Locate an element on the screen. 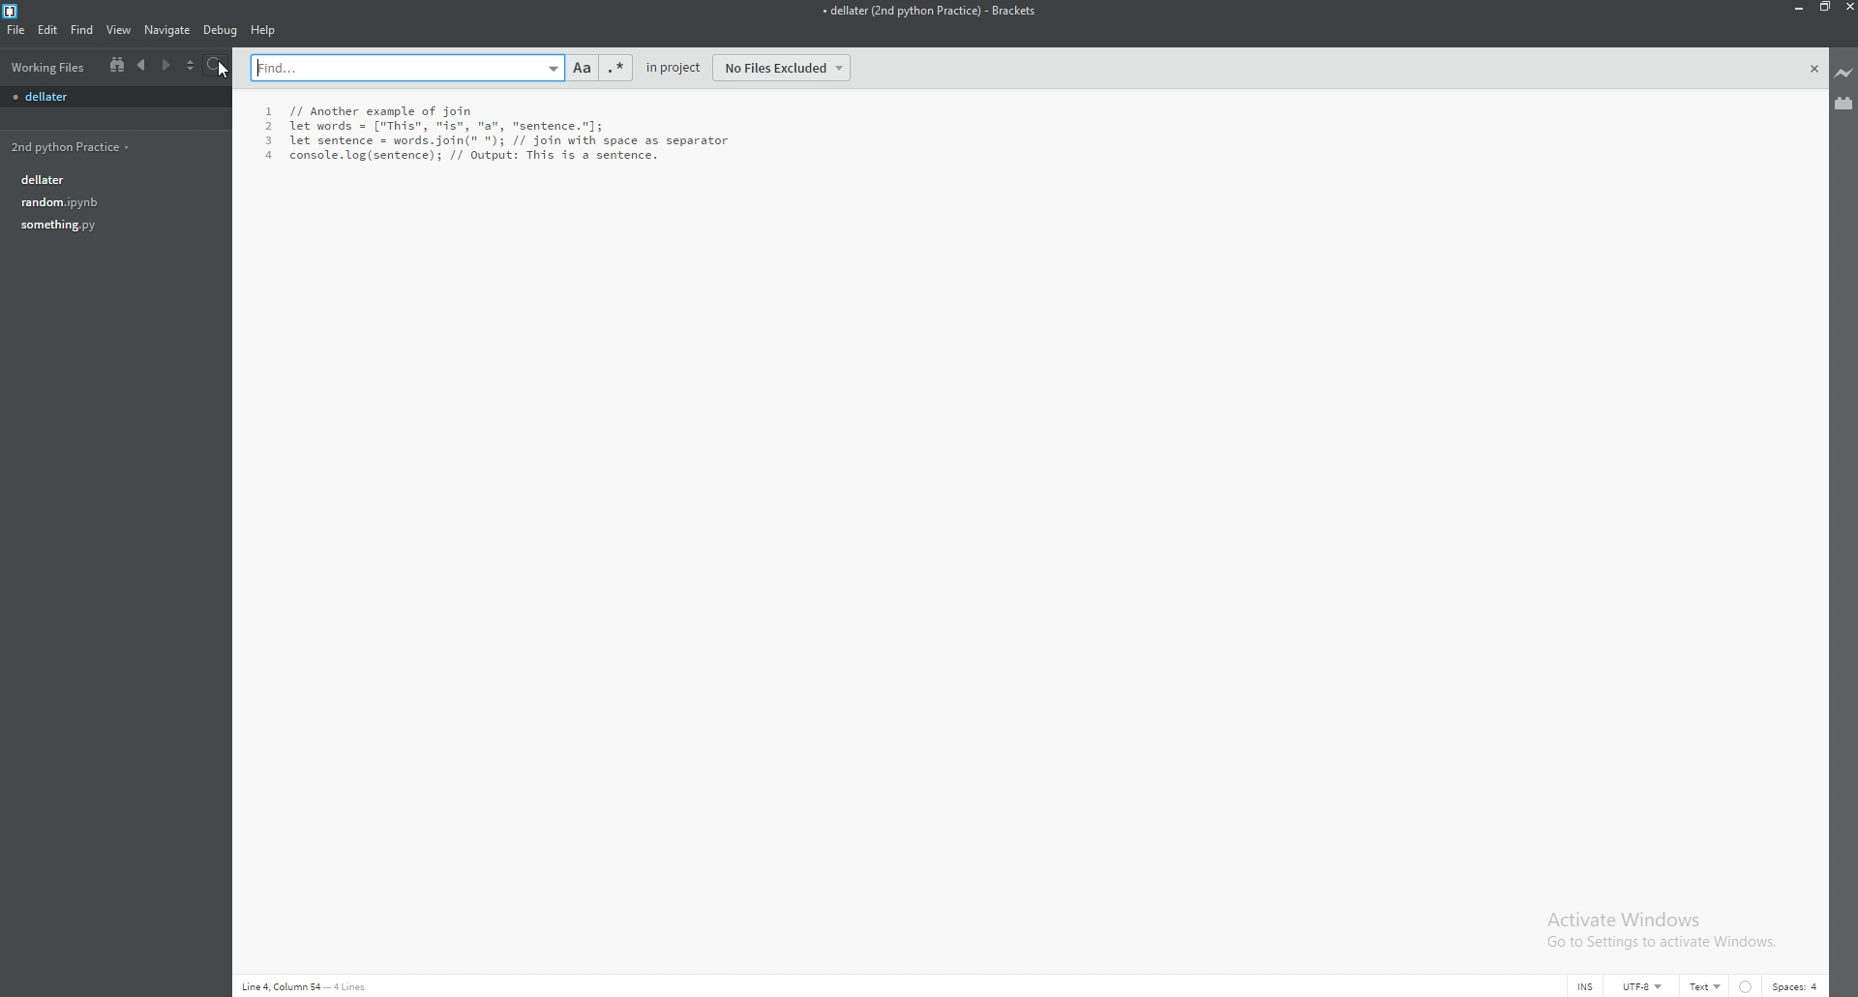  bracket is located at coordinates (14, 11).